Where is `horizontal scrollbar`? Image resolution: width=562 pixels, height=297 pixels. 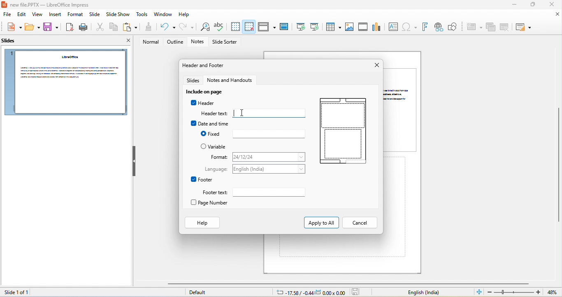 horizontal scrollbar is located at coordinates (348, 283).